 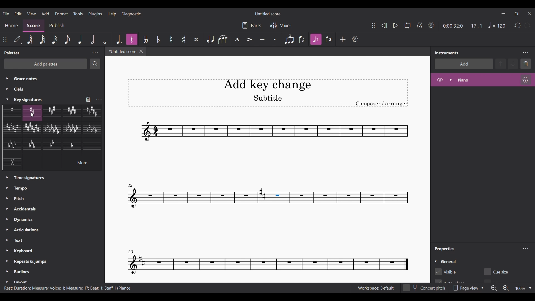 I want to click on Page view options, so click(x=469, y=288).